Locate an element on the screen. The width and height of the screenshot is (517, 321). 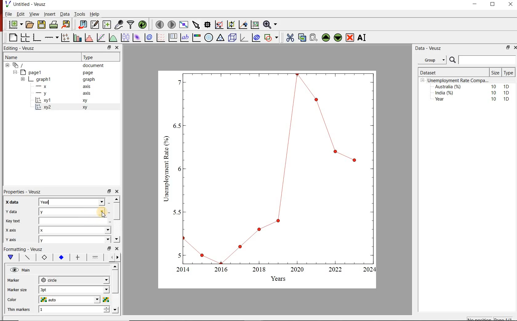
close is located at coordinates (515, 47).